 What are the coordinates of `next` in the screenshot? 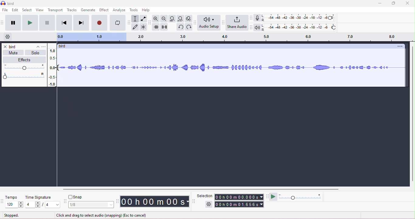 It's located at (81, 23).